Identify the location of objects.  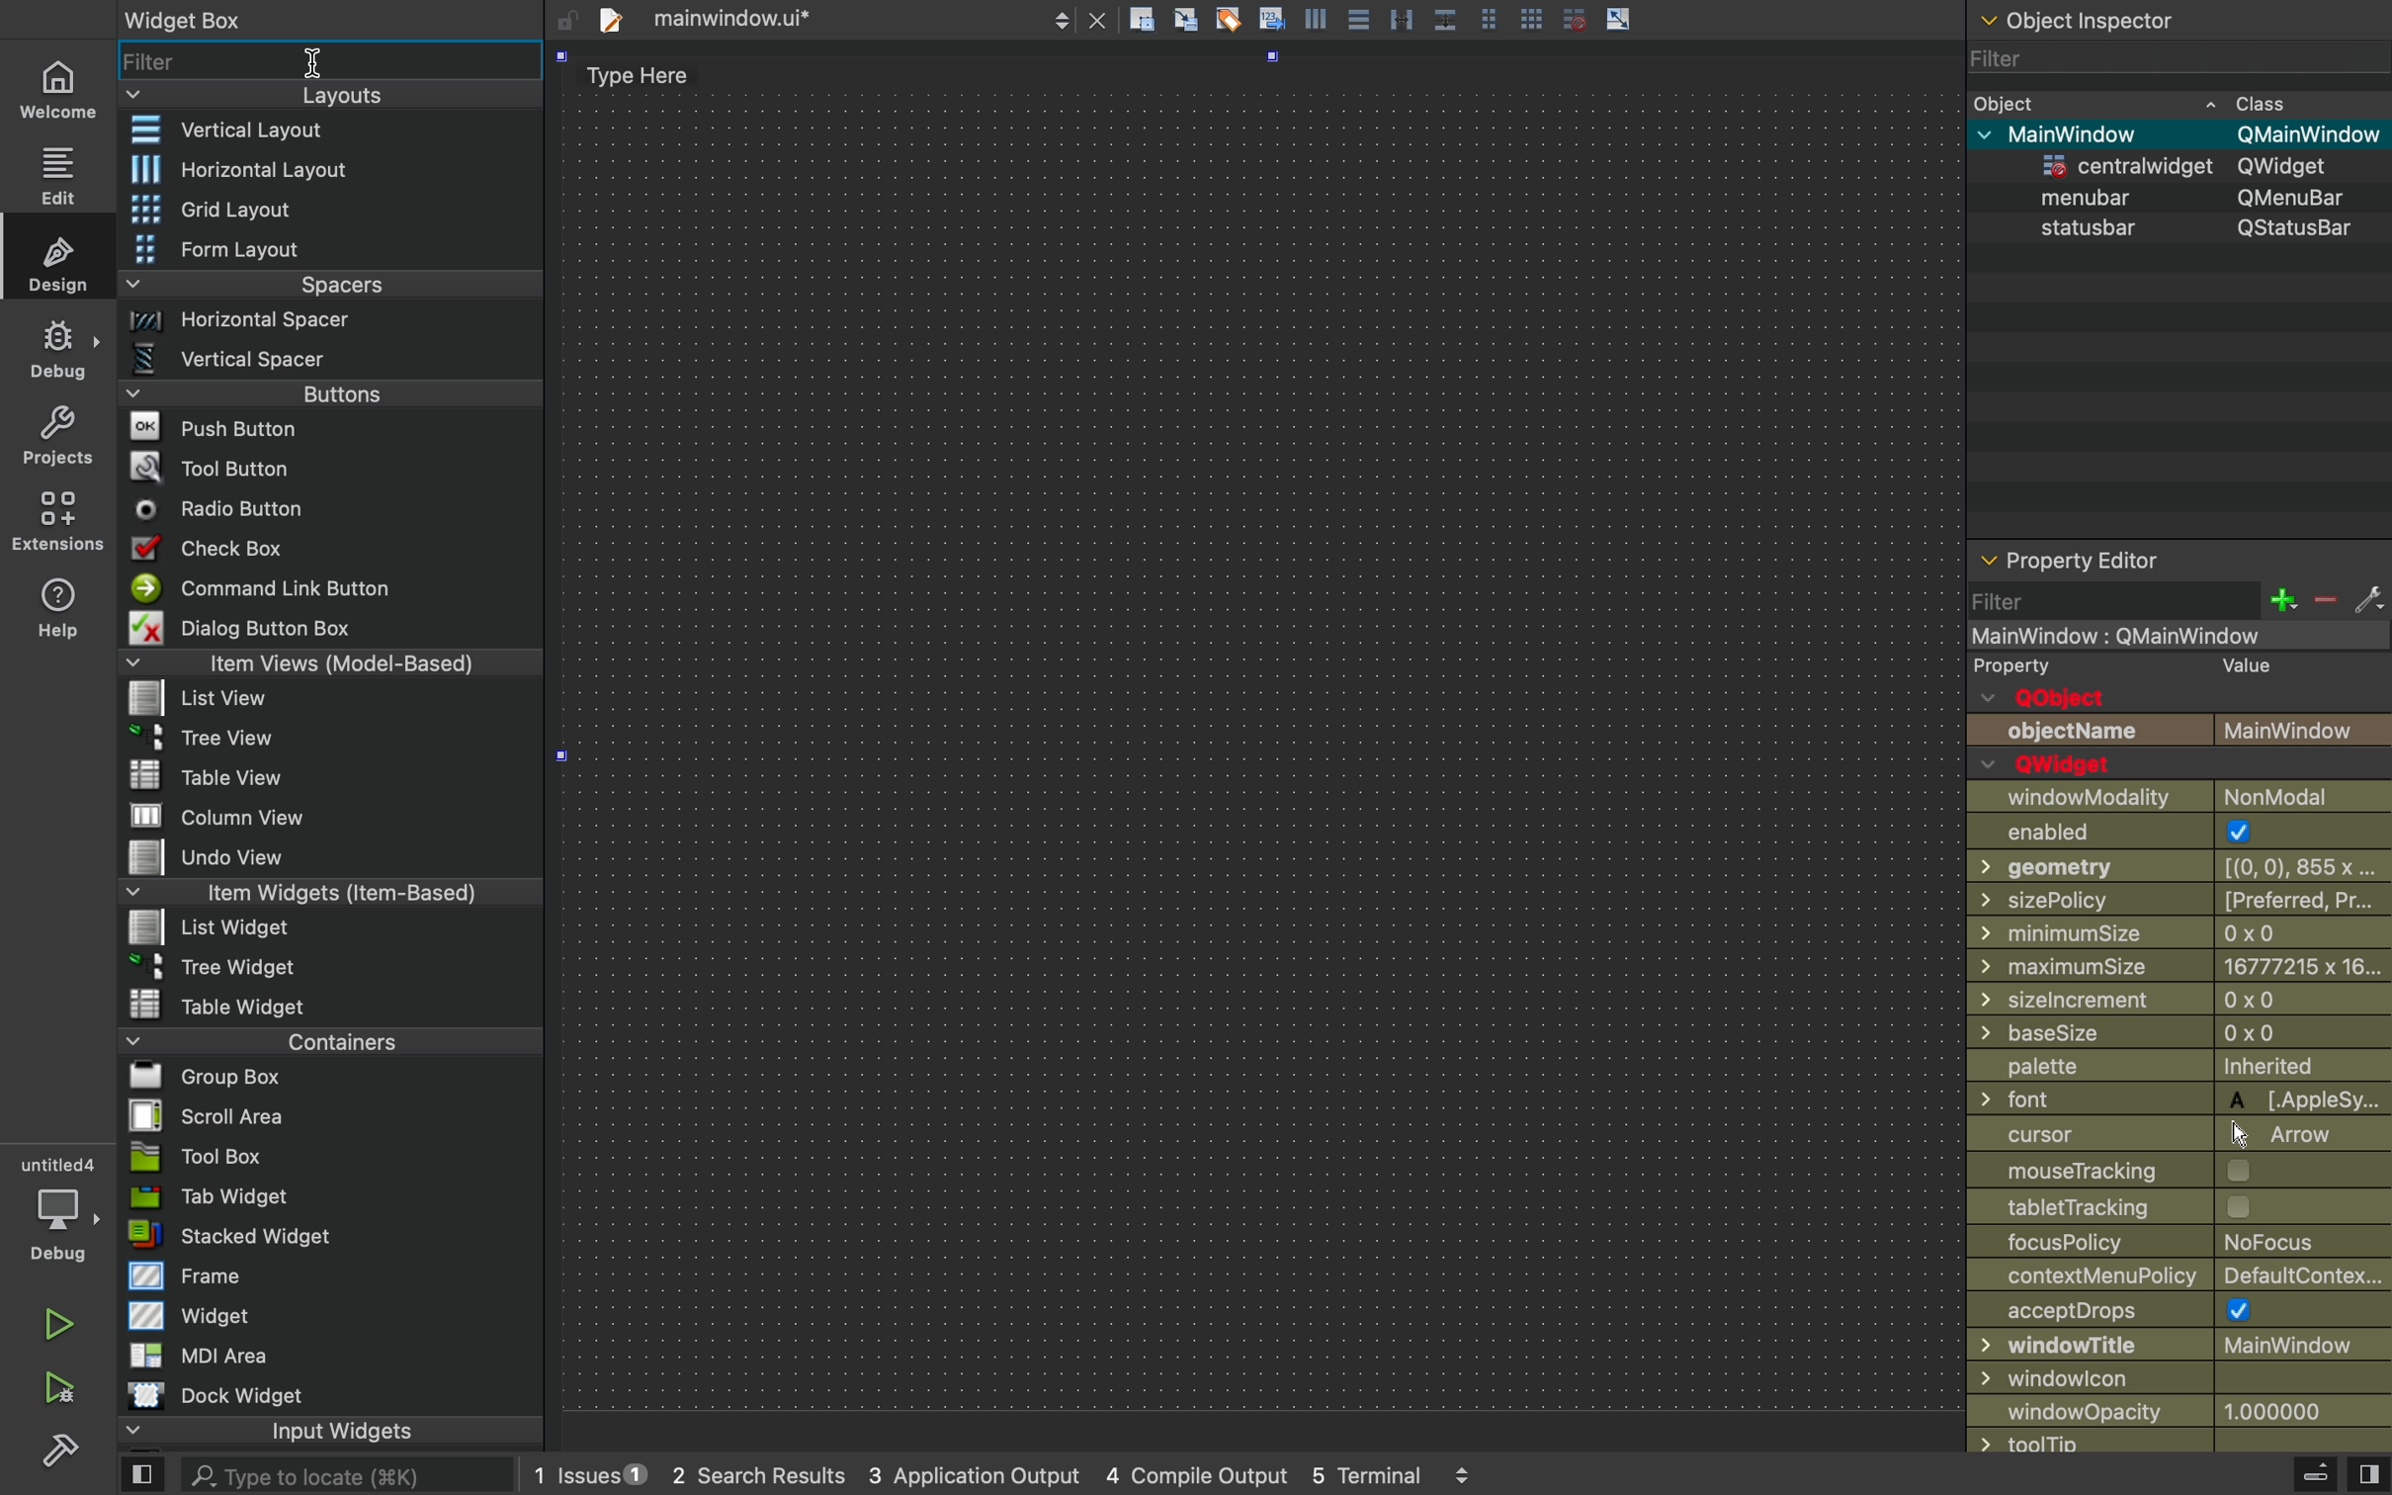
(2180, 716).